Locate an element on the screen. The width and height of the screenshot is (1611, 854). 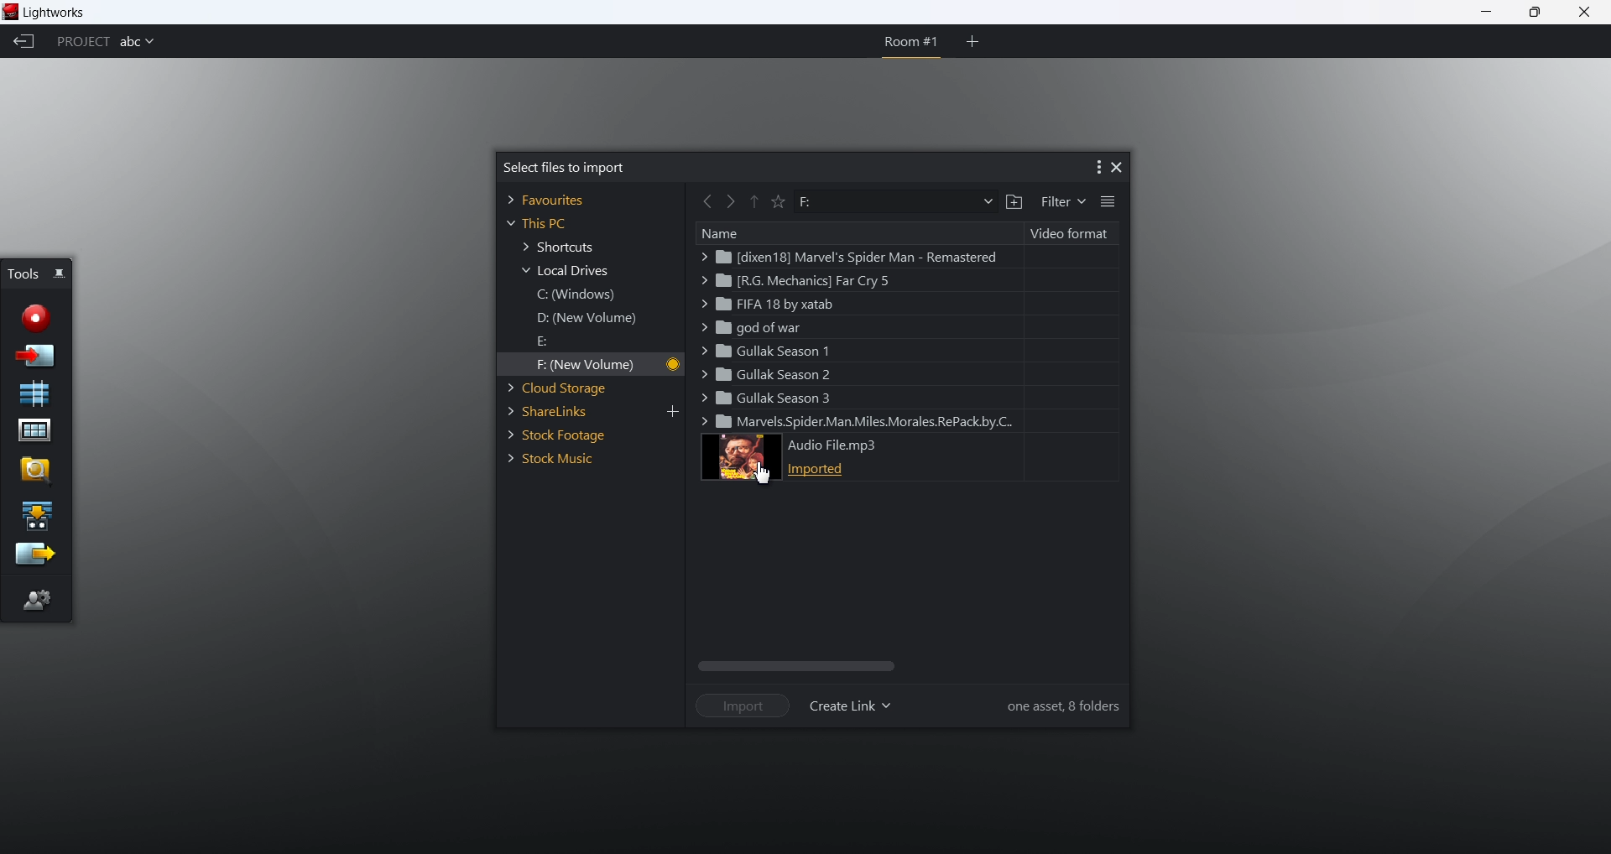
far cry 5 is located at coordinates (797, 281).